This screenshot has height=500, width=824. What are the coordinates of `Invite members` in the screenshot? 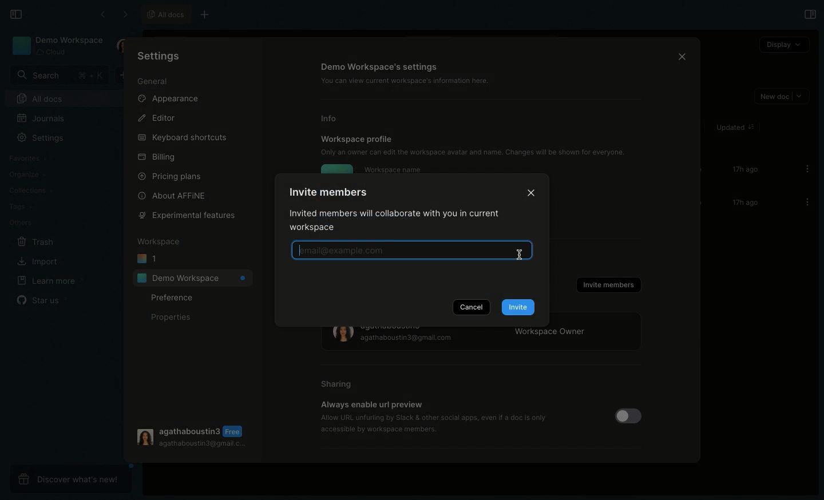 It's located at (328, 192).